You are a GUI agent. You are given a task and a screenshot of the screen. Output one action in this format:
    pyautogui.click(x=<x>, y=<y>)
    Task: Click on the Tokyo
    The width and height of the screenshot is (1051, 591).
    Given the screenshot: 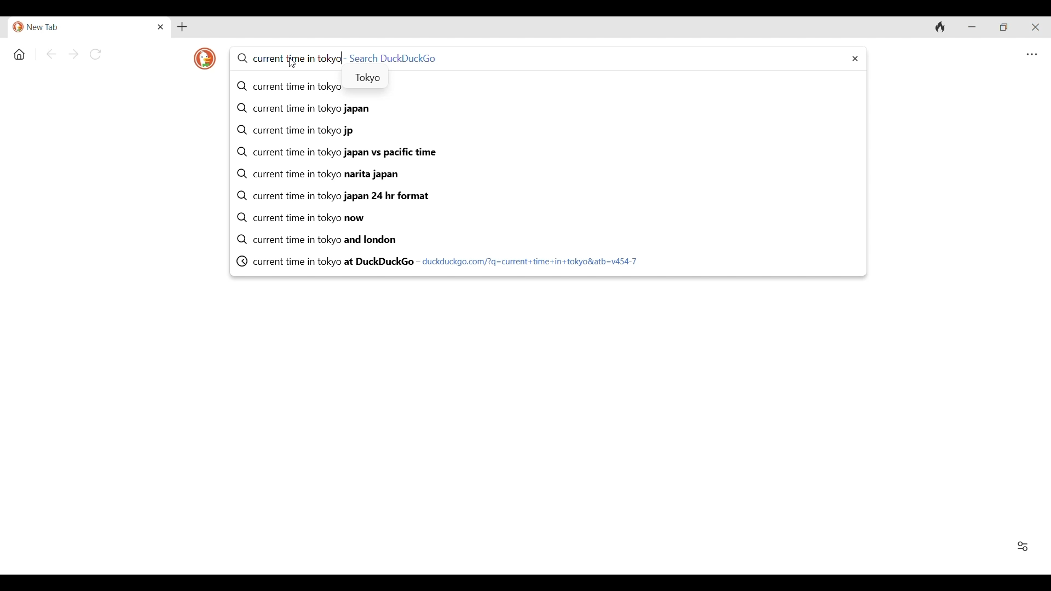 What is the action you would take?
    pyautogui.click(x=366, y=77)
    